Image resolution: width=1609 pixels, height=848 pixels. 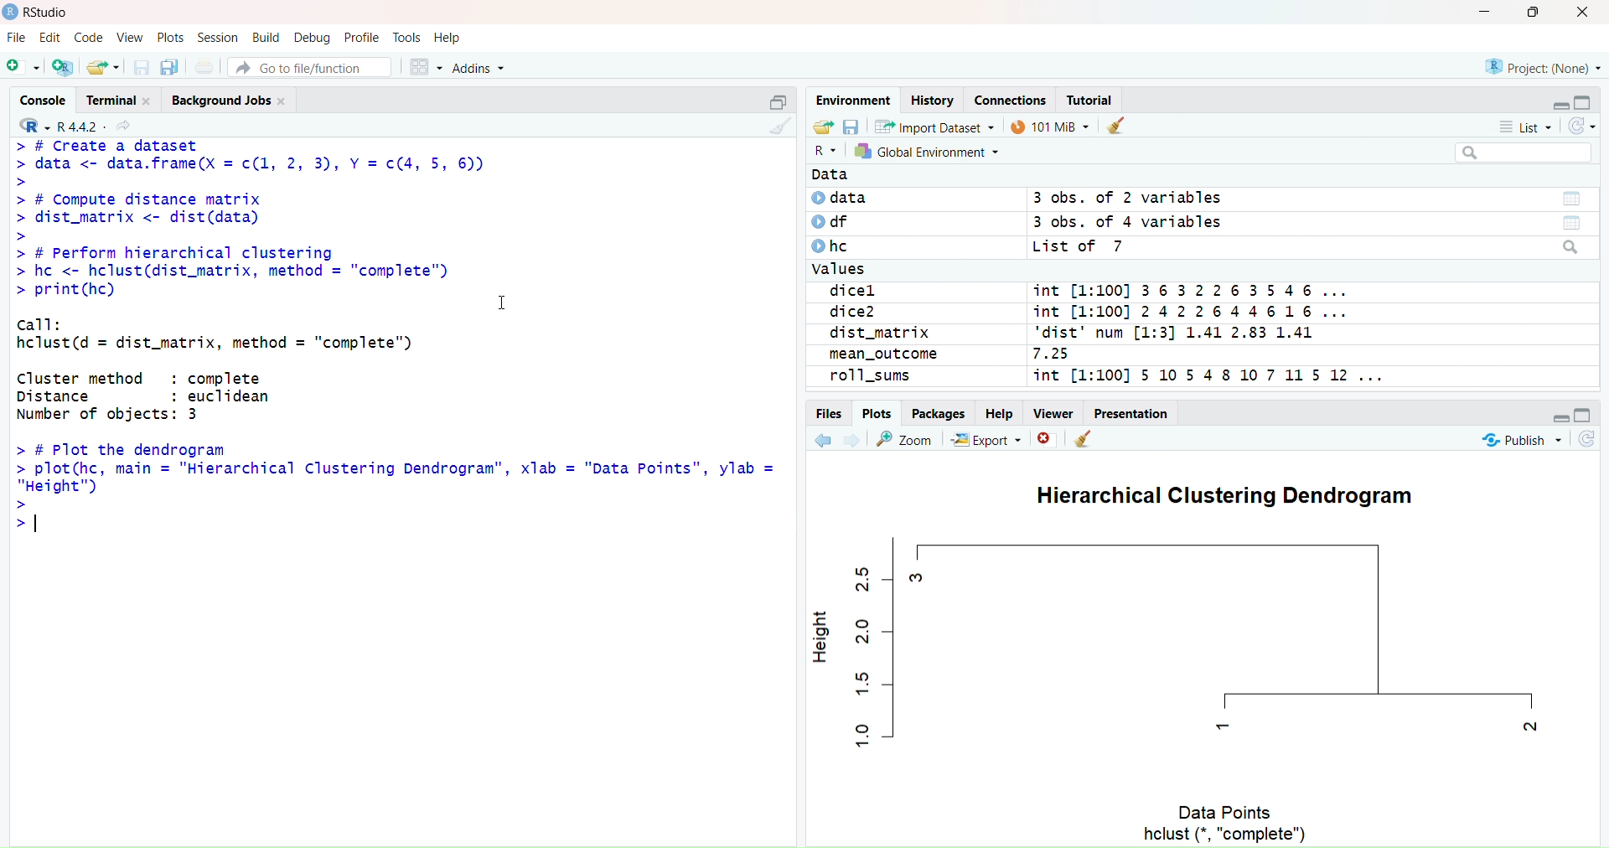 What do you see at coordinates (855, 440) in the screenshot?
I see `Go forward to the next source location (Ctrl + F10)` at bounding box center [855, 440].